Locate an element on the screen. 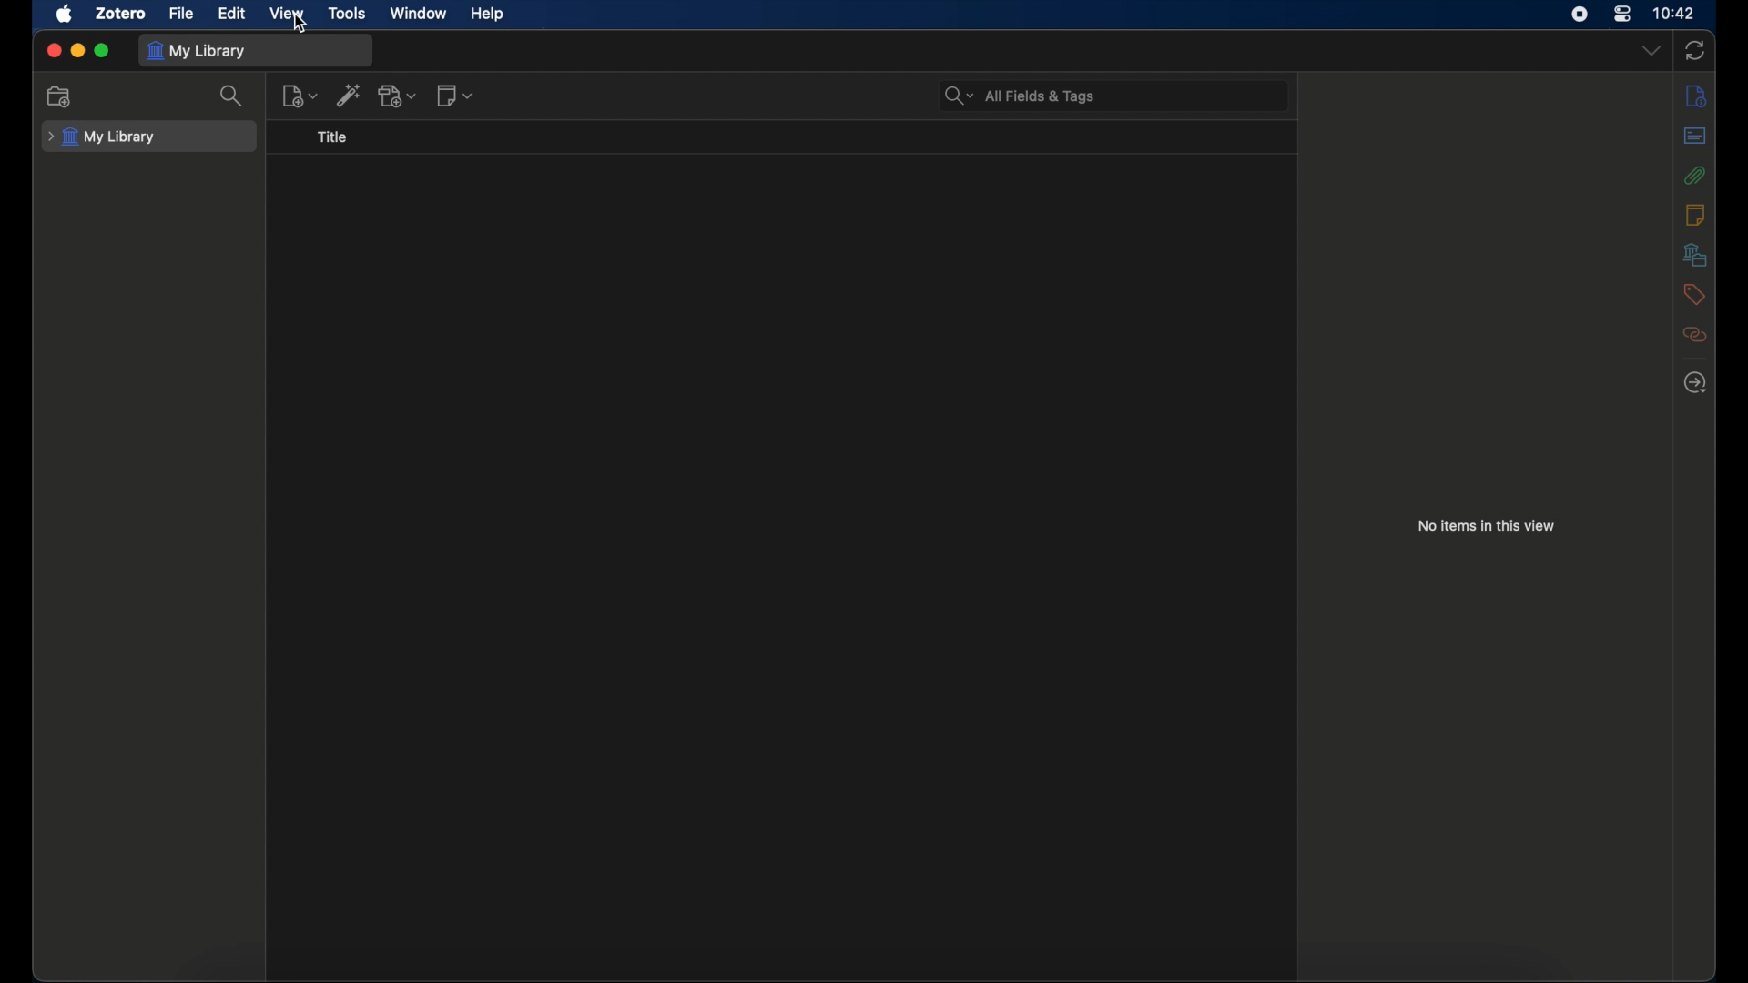  libraries is located at coordinates (1695, 254).